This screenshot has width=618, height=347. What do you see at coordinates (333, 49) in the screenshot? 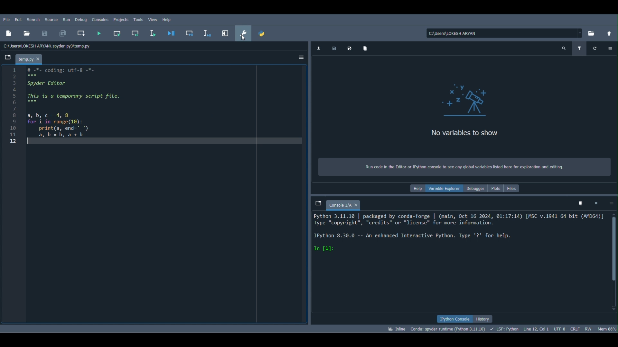
I see `Save data` at bounding box center [333, 49].